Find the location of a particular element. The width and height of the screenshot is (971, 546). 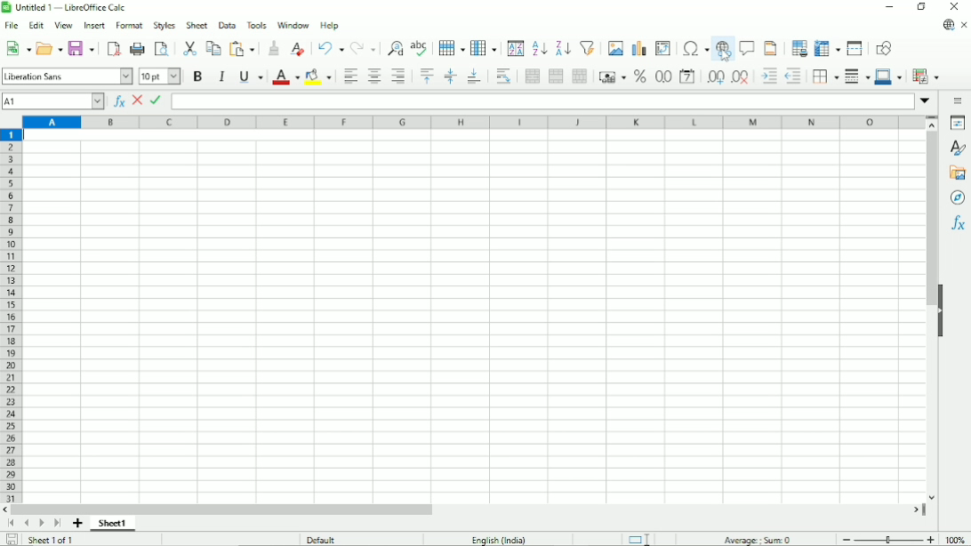

Freeze rows and columns is located at coordinates (827, 49).